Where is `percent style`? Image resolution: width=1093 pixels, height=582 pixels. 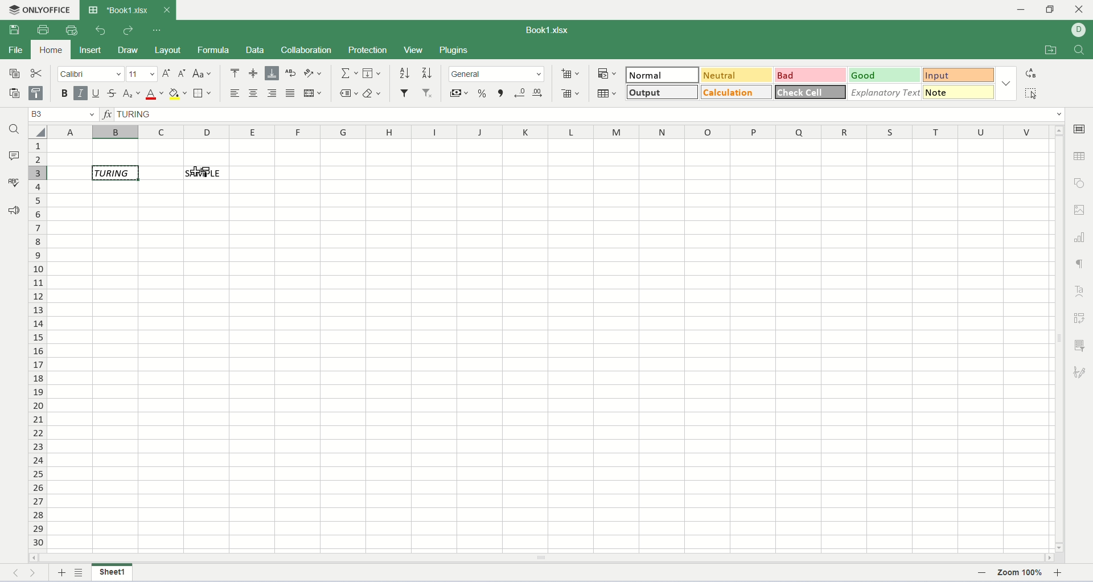 percent style is located at coordinates (483, 94).